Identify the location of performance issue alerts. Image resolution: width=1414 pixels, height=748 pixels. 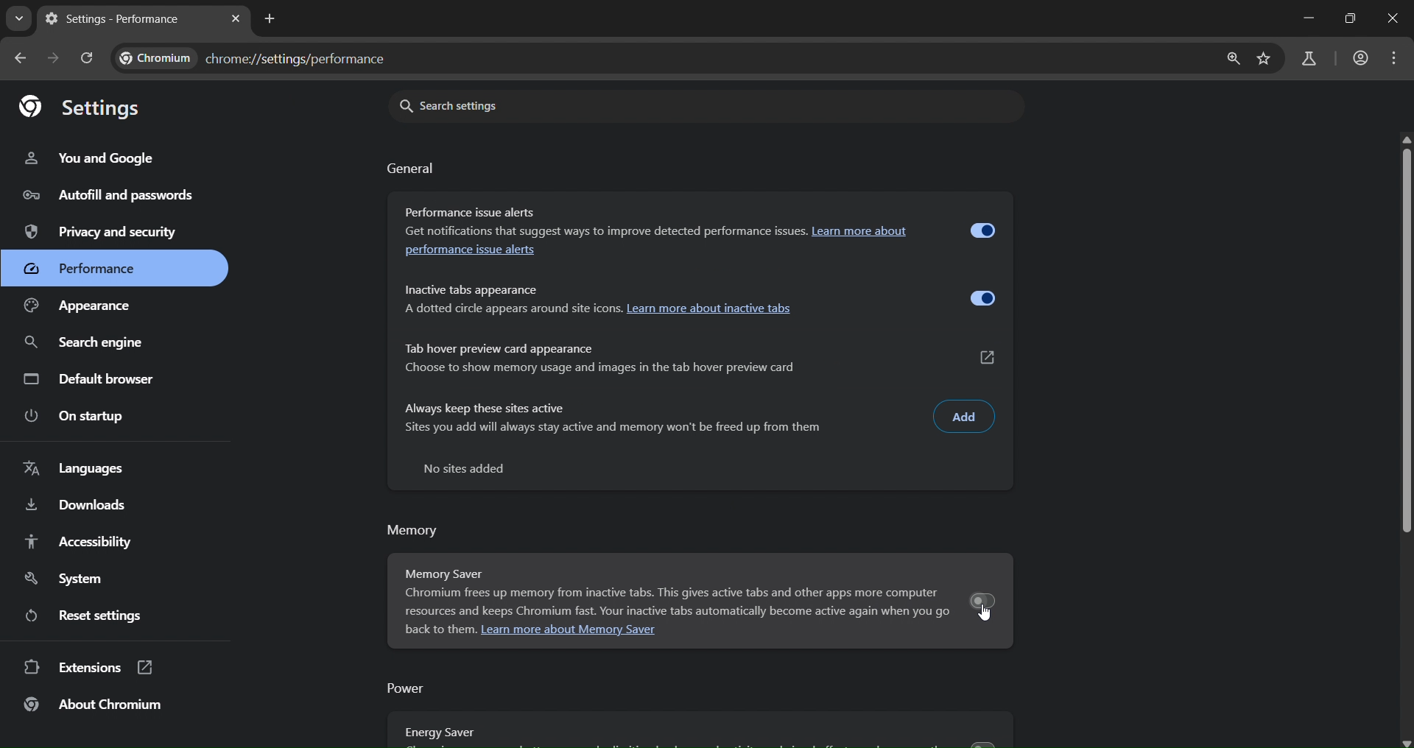
(472, 254).